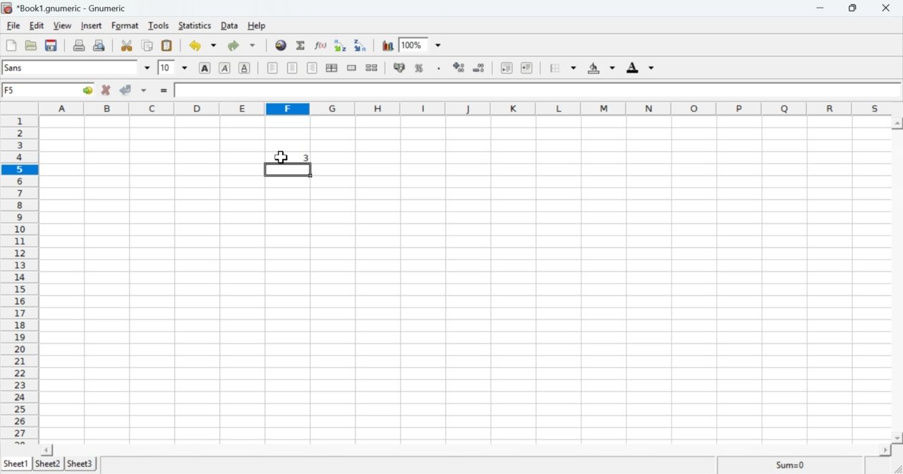 The width and height of the screenshot is (903, 474). Describe the element at coordinates (419, 68) in the screenshot. I see `Format the selection as percentage` at that location.